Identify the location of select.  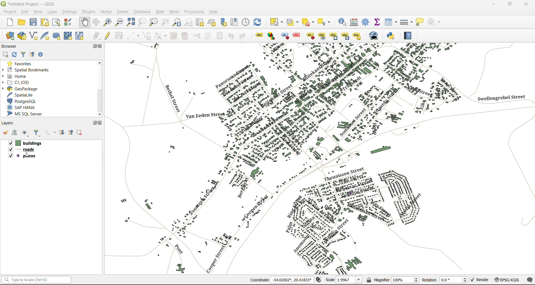
(277, 22).